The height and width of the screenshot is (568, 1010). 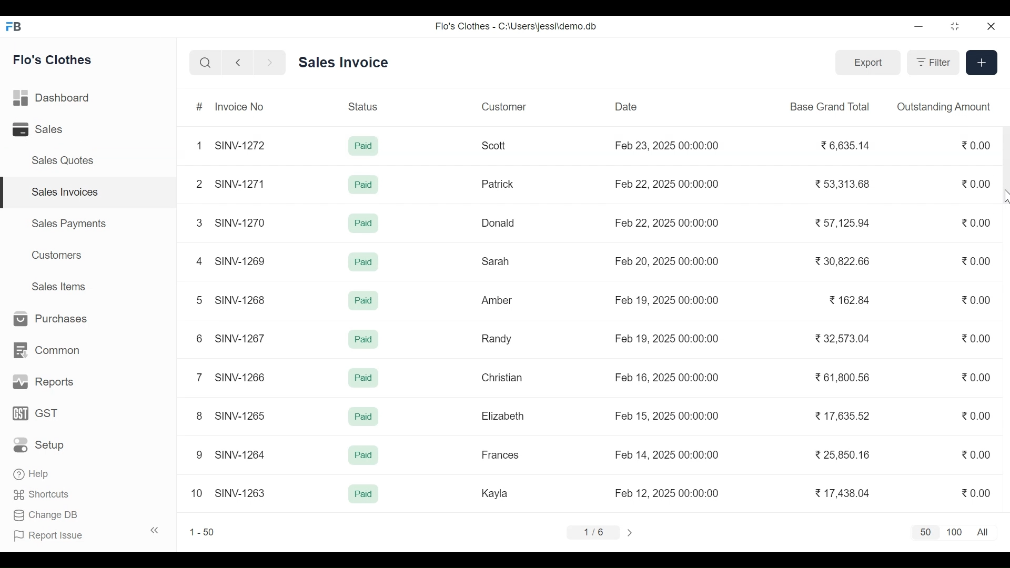 What do you see at coordinates (365, 106) in the screenshot?
I see `Status` at bounding box center [365, 106].